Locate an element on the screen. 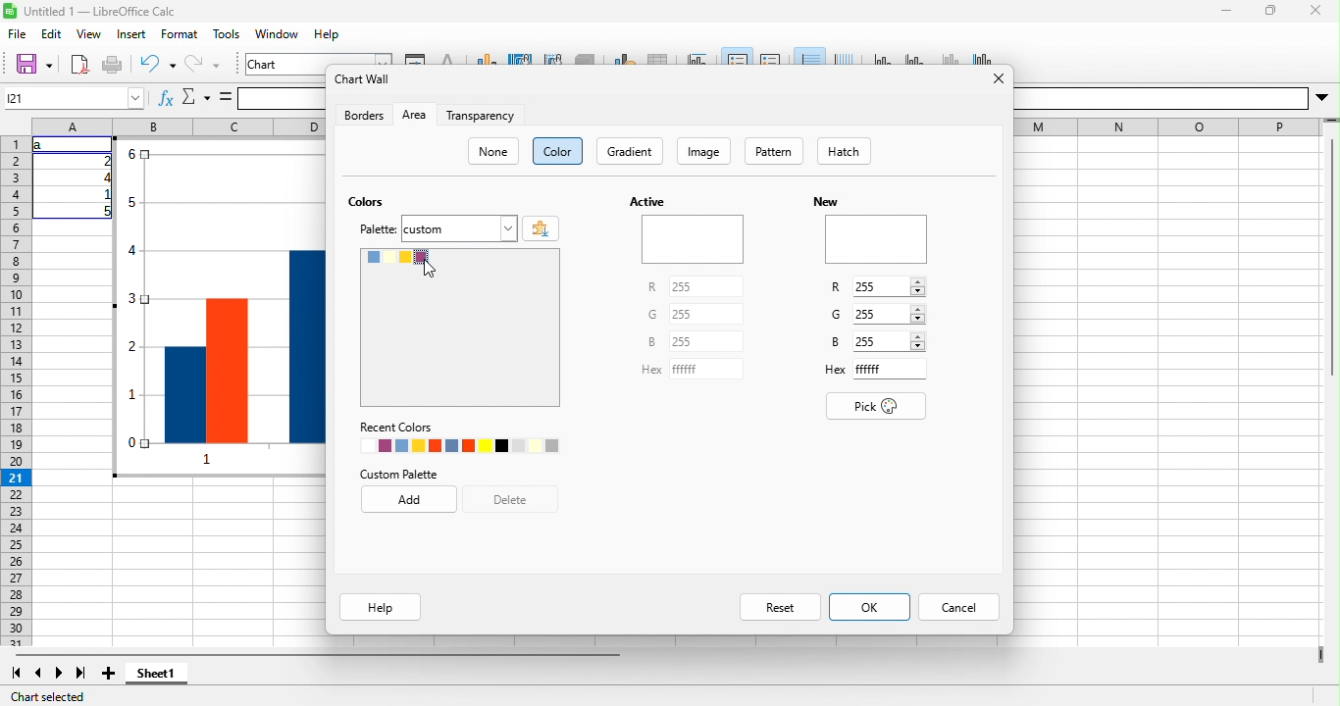  Increase decrease R value is located at coordinates (918, 286).